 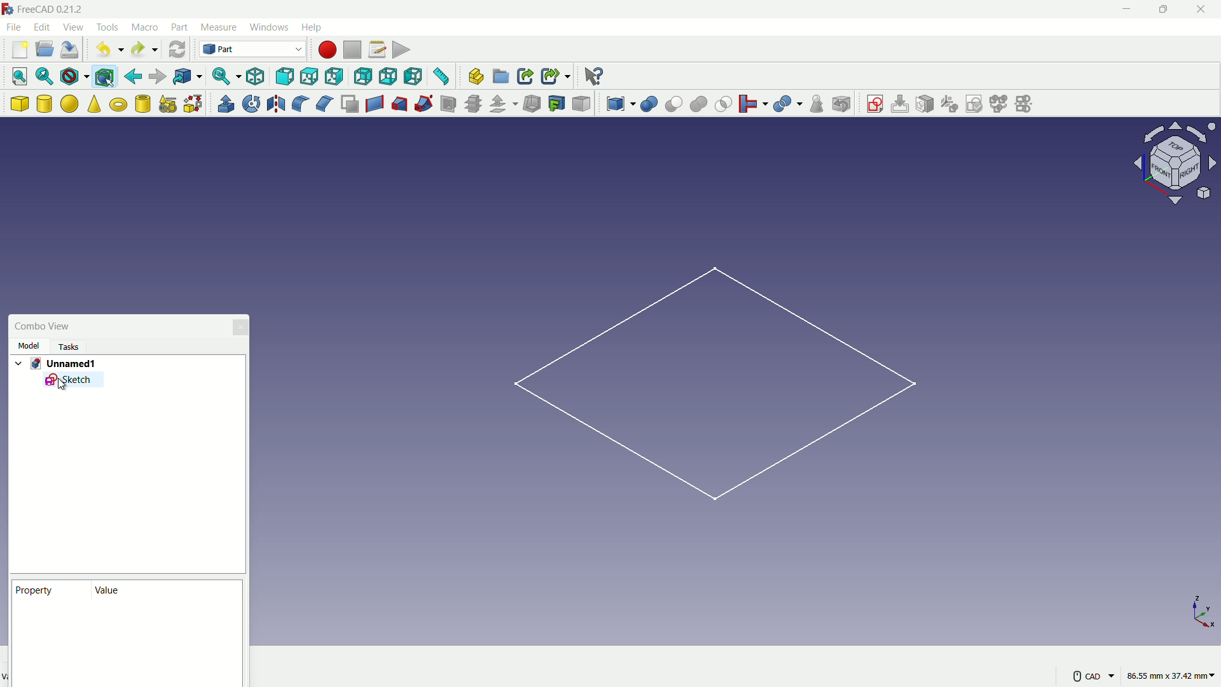 What do you see at coordinates (111, 50) in the screenshot?
I see `undo` at bounding box center [111, 50].